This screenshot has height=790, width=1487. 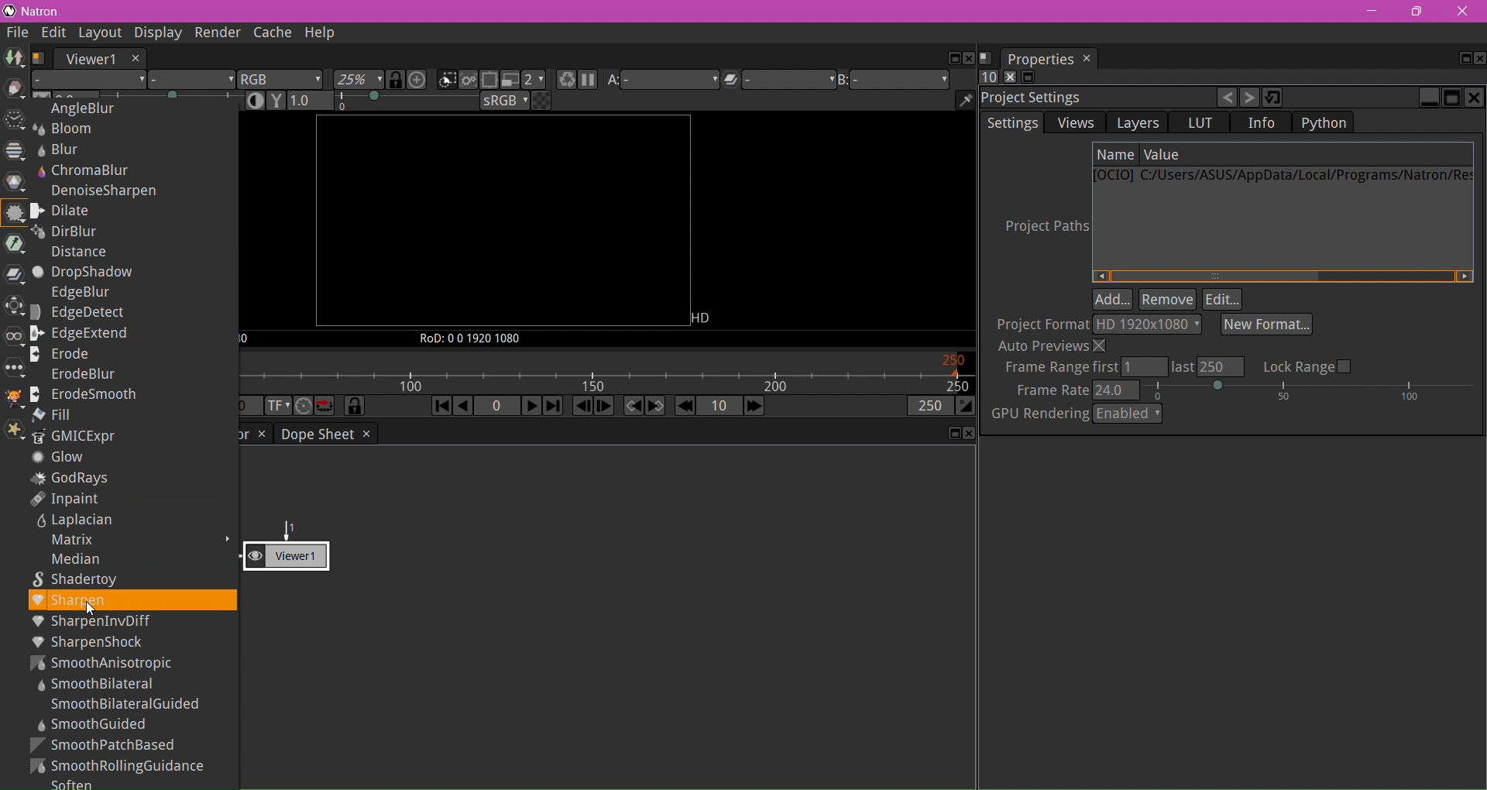 What do you see at coordinates (776, 82) in the screenshot?
I see `The operator applied between viewer inputs A and B` at bounding box center [776, 82].